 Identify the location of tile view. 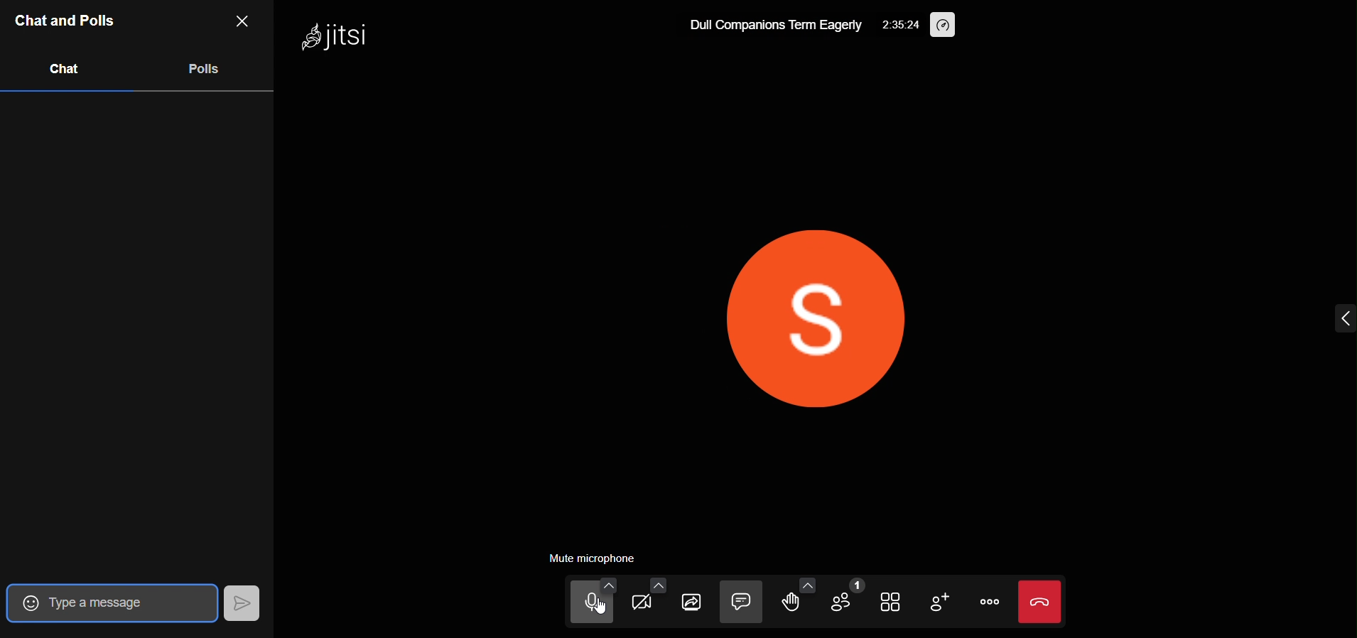
(892, 599).